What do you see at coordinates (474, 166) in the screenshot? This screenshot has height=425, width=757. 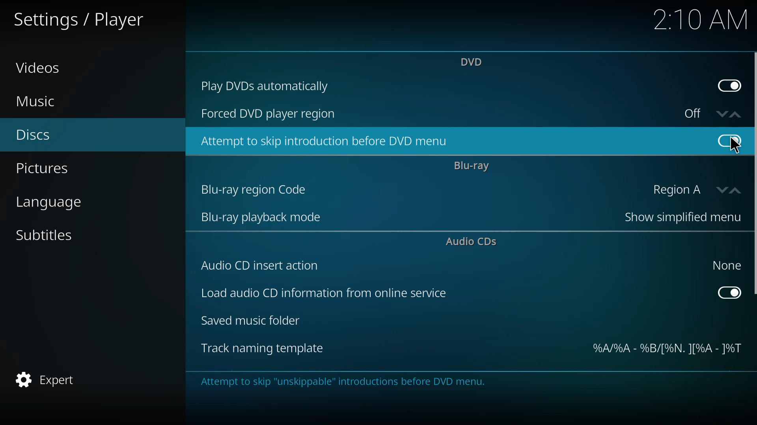 I see `bluray` at bounding box center [474, 166].